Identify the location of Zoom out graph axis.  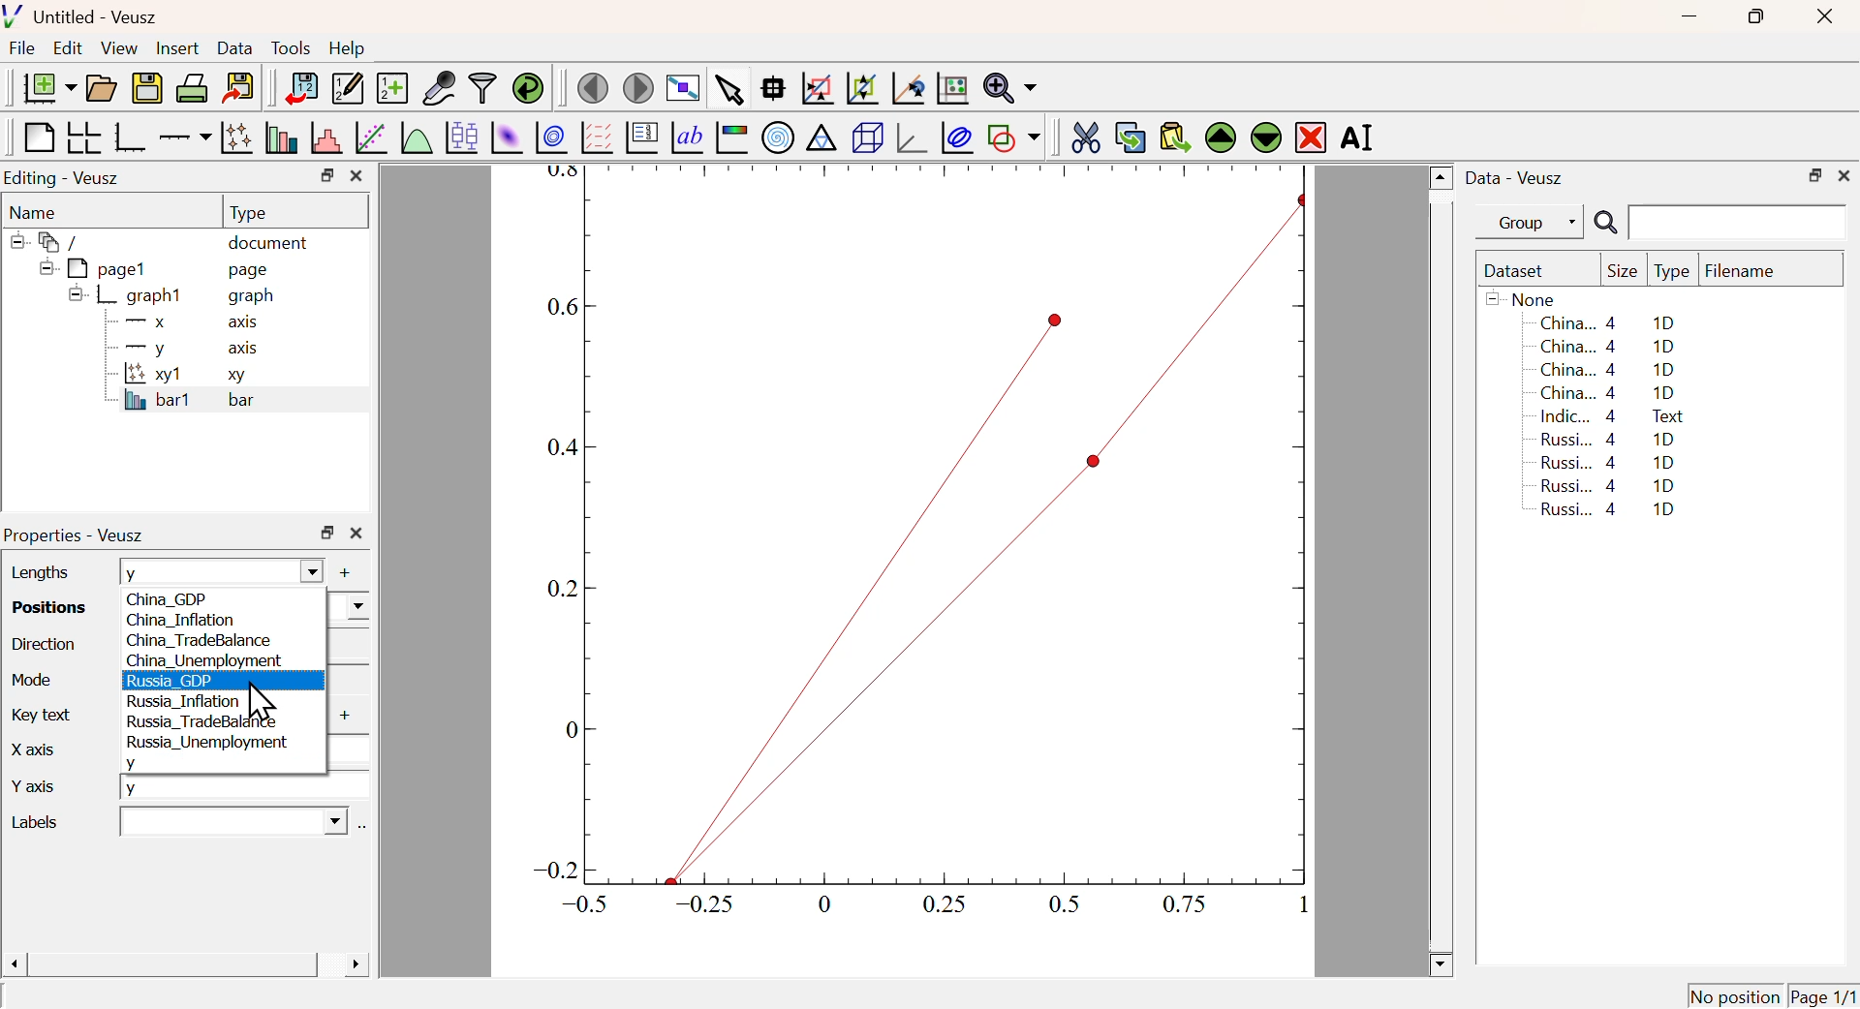
(861, 86).